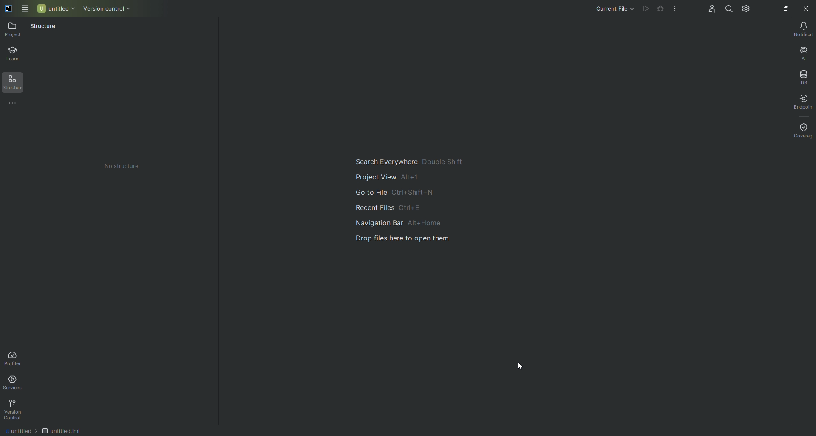 The width and height of the screenshot is (816, 436). I want to click on File upload, so click(408, 238).